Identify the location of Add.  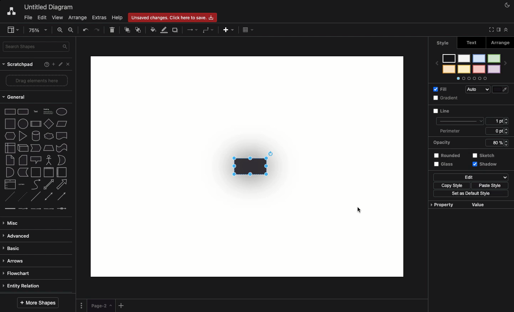
(122, 305).